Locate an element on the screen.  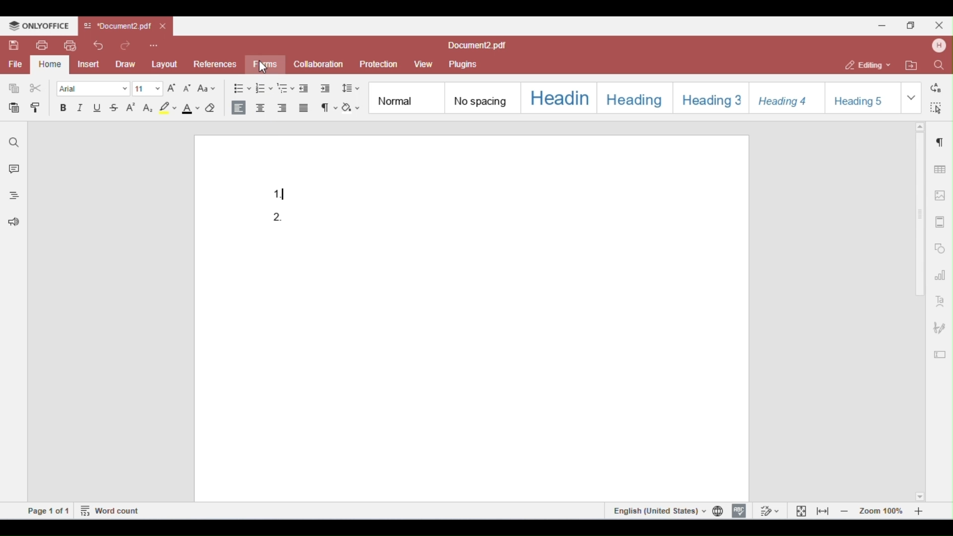
save is located at coordinates (15, 45).